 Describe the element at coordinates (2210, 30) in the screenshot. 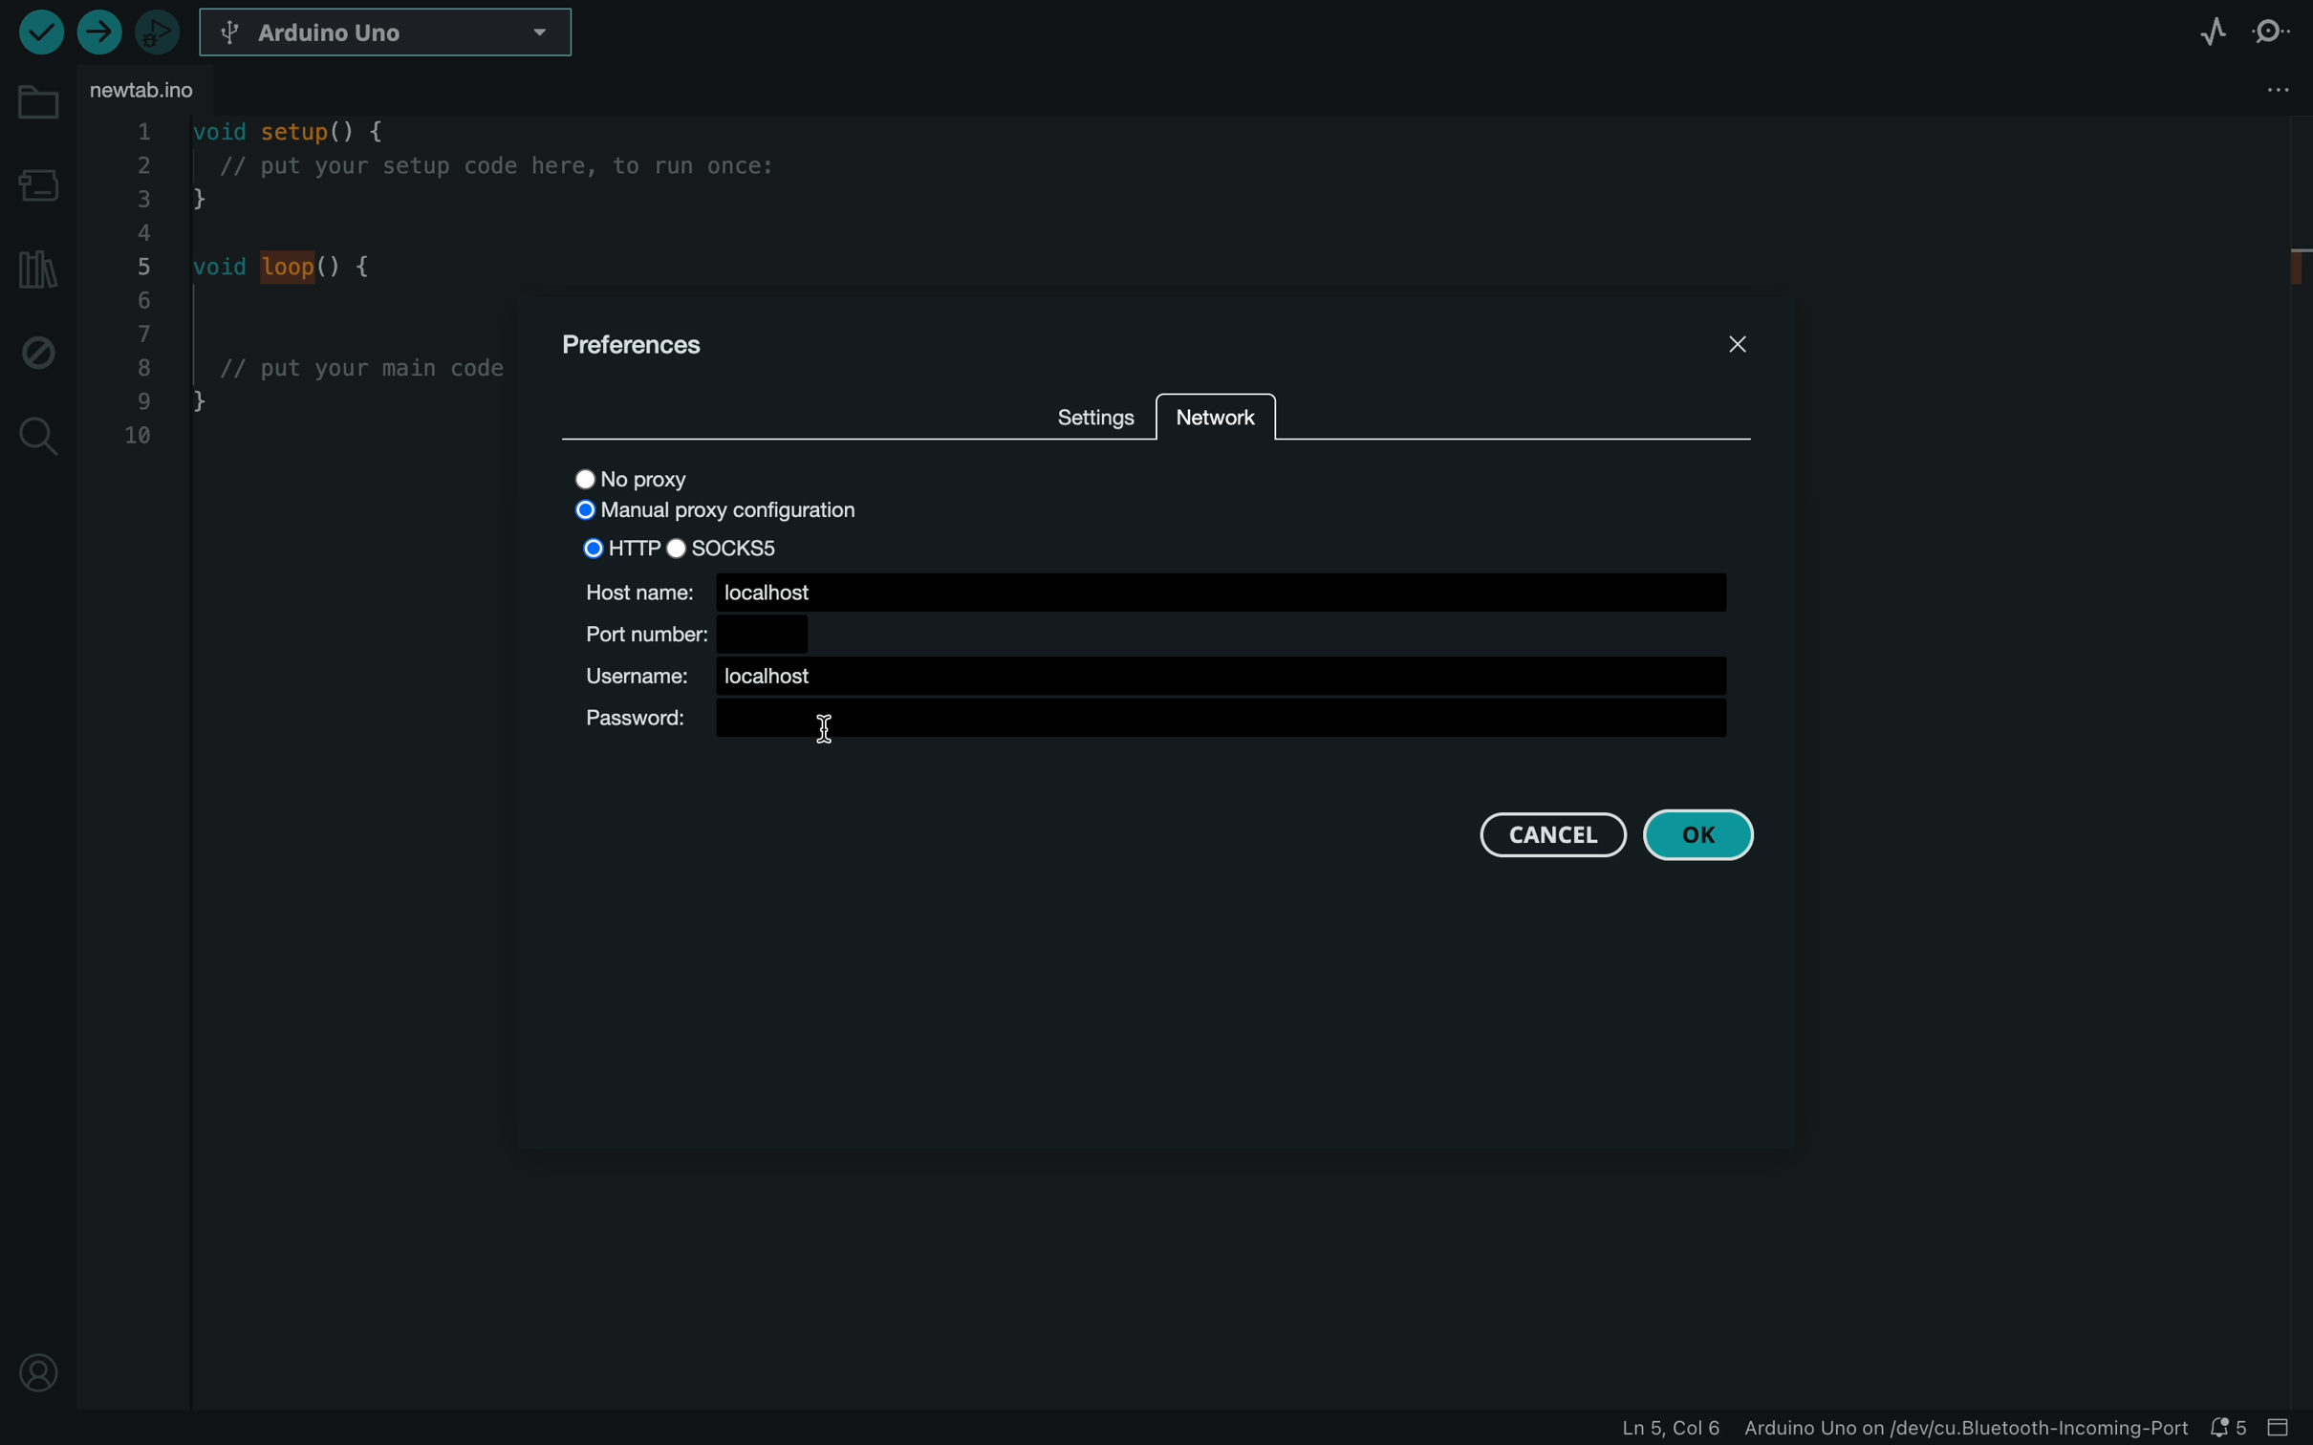

I see `serial plotter` at that location.